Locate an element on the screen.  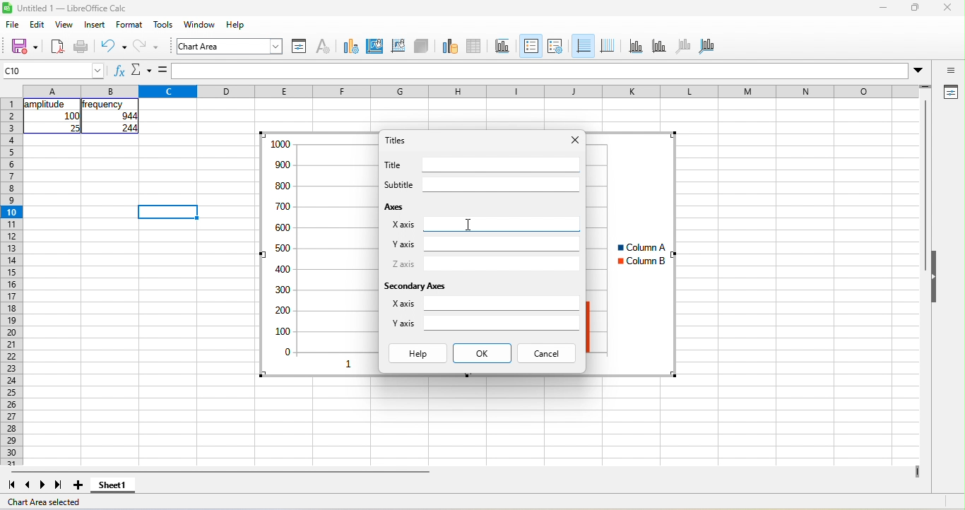
window is located at coordinates (200, 24).